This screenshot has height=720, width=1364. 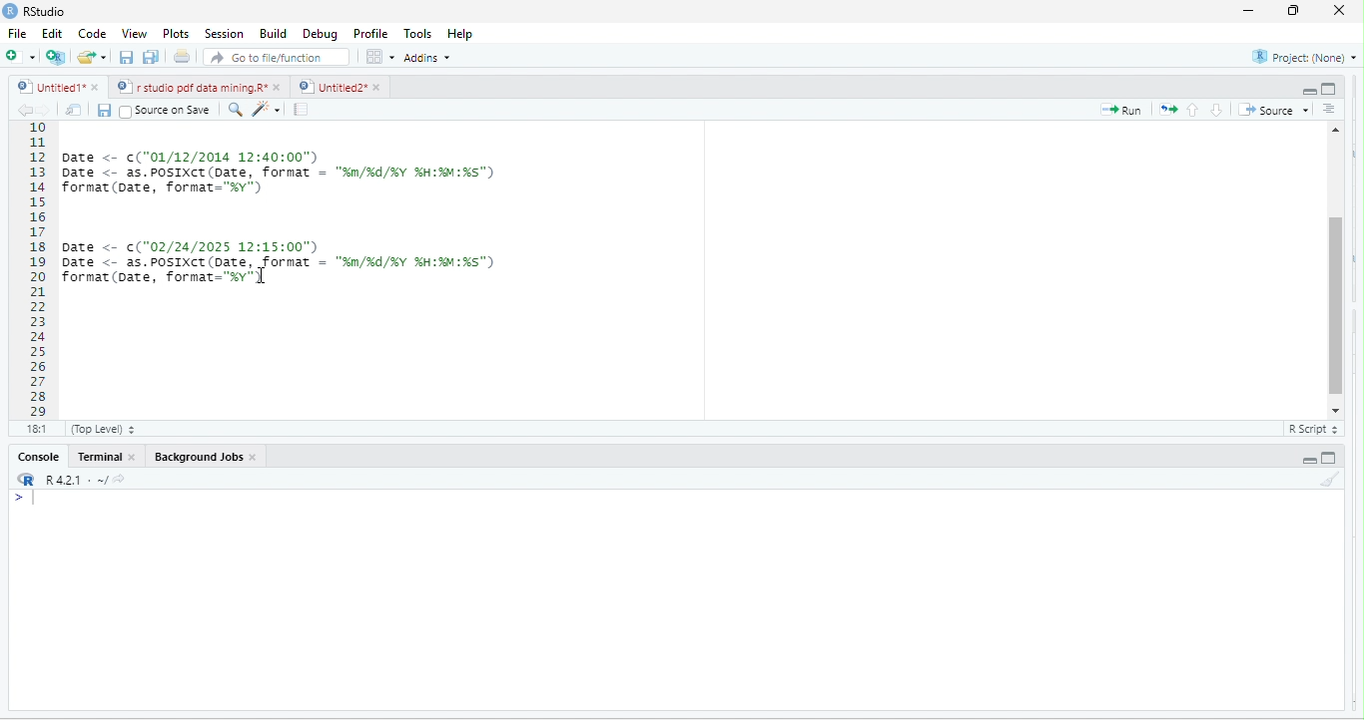 I want to click on 10
11
12
13
14
15
16
17
18
19
20
21
22
23
24
25
26
27
28
29, so click(x=30, y=269).